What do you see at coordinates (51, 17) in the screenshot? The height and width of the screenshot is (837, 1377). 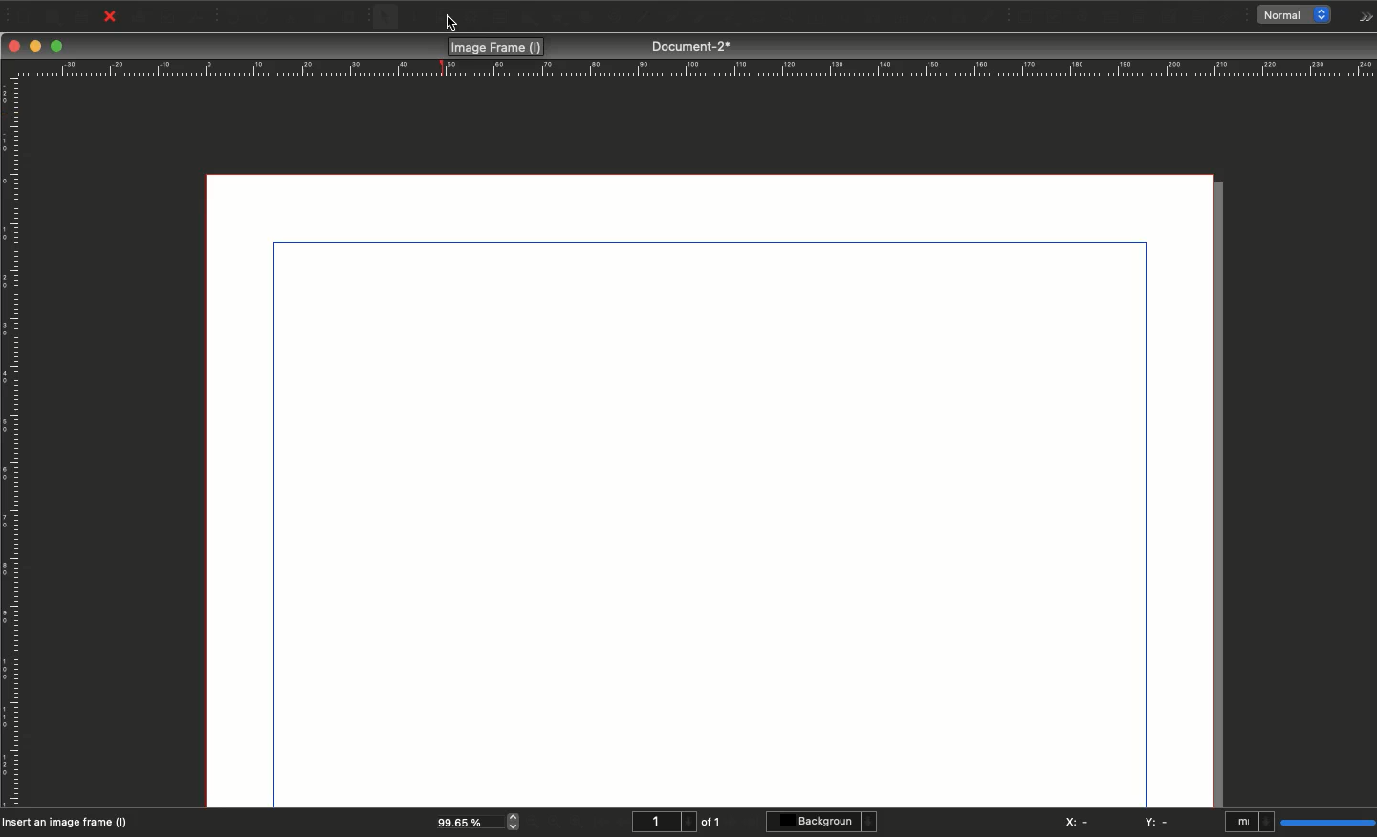 I see `Open` at bounding box center [51, 17].